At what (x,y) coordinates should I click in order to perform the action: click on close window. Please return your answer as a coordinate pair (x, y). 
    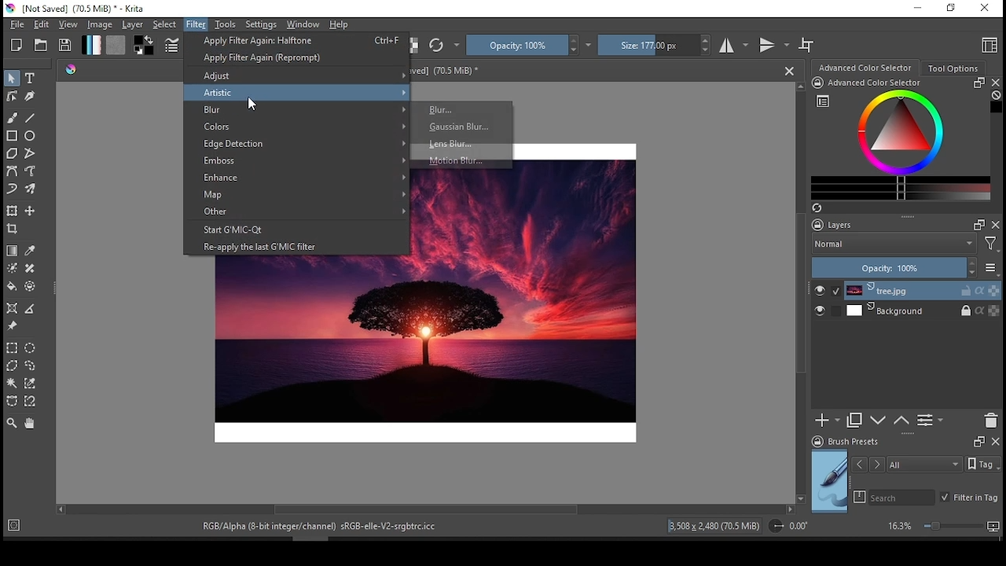
    Looking at the image, I should click on (983, 9).